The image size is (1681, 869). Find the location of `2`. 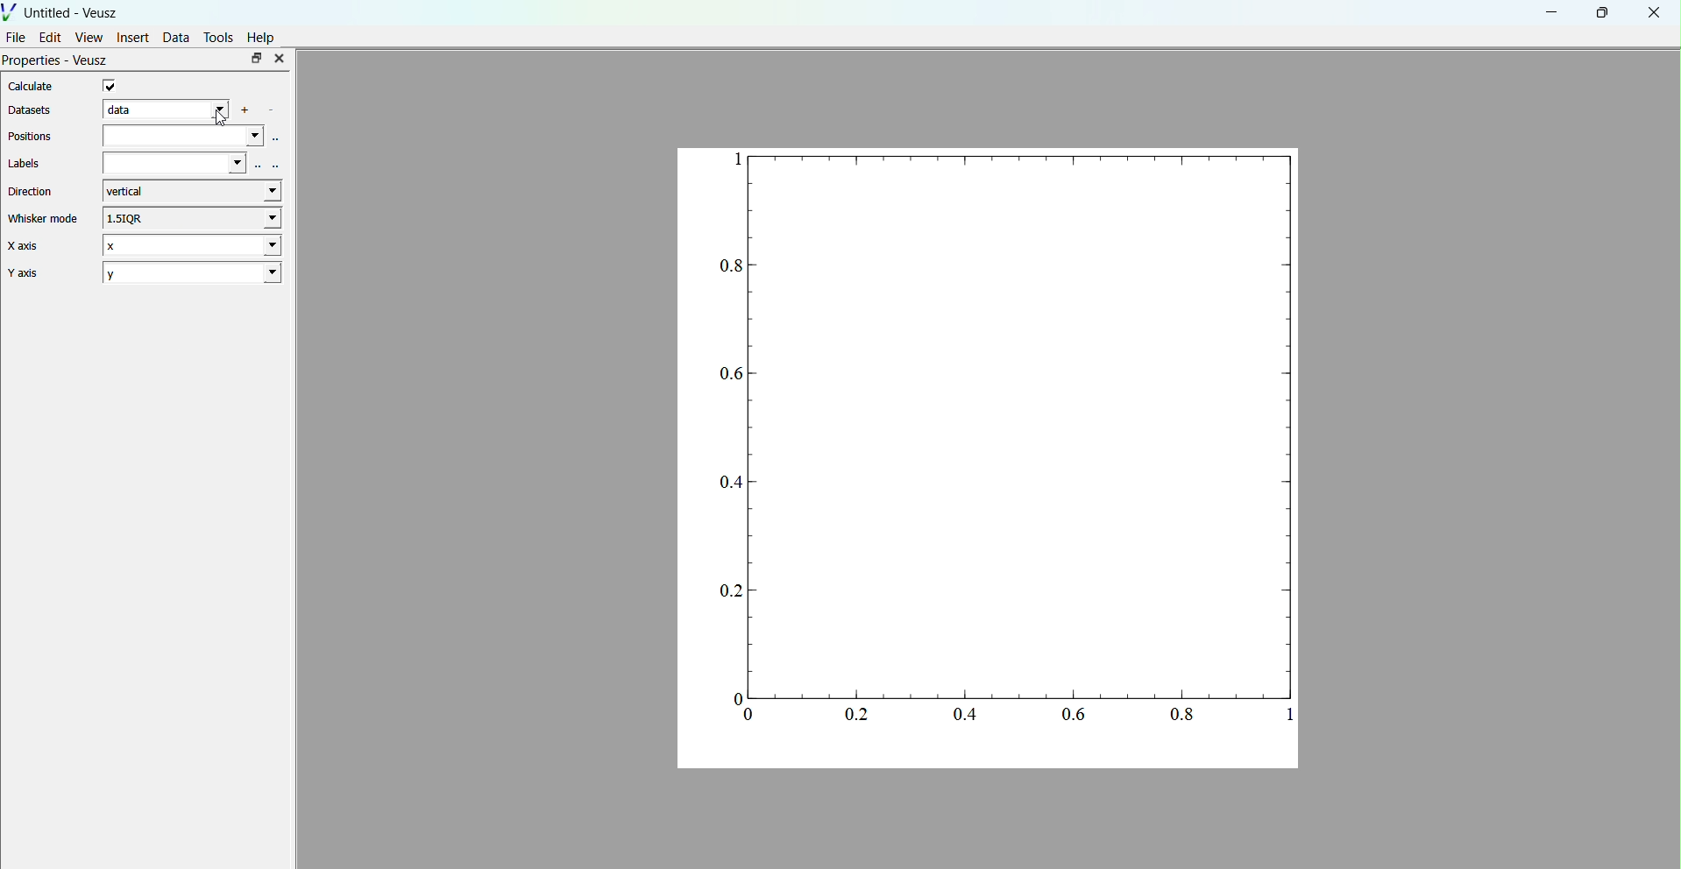

2 is located at coordinates (191, 272).